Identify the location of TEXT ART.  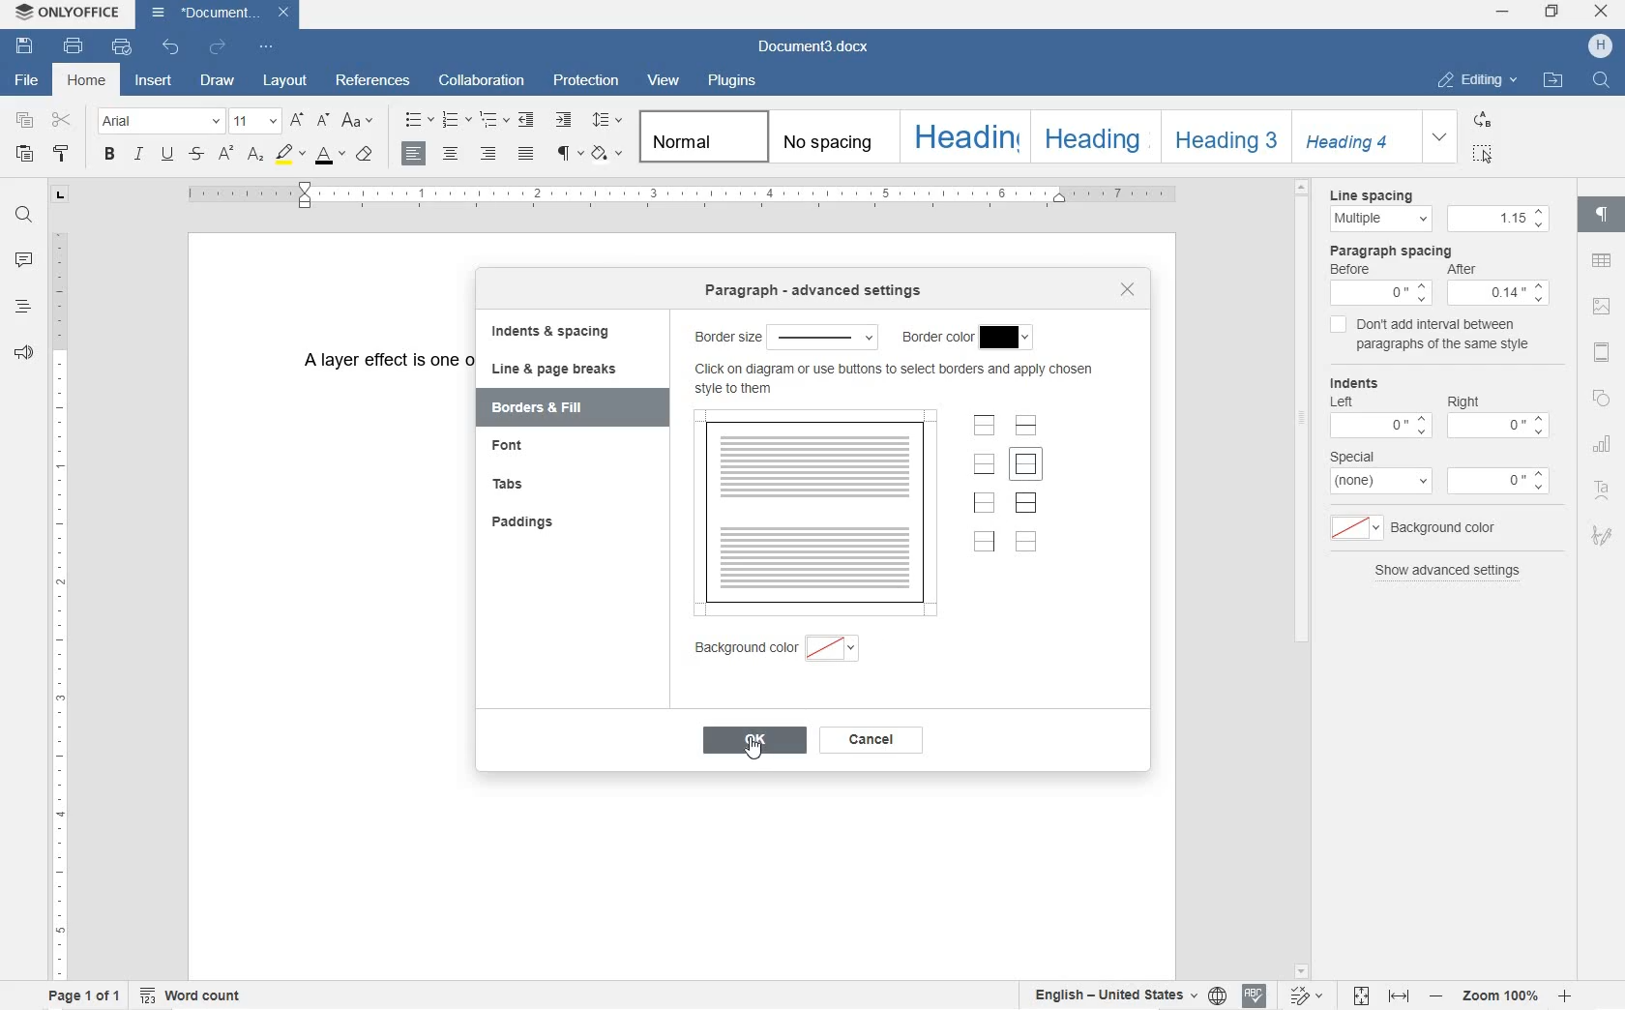
(1602, 490).